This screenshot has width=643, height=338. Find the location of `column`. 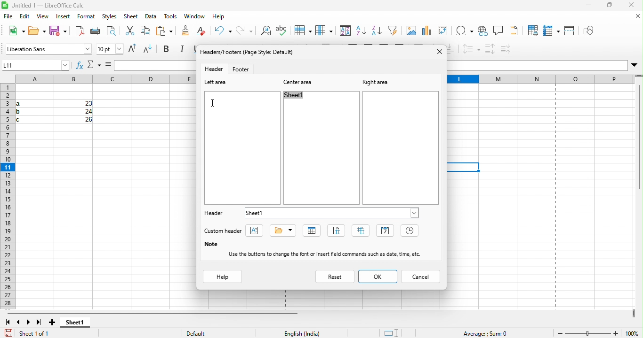

column is located at coordinates (301, 31).